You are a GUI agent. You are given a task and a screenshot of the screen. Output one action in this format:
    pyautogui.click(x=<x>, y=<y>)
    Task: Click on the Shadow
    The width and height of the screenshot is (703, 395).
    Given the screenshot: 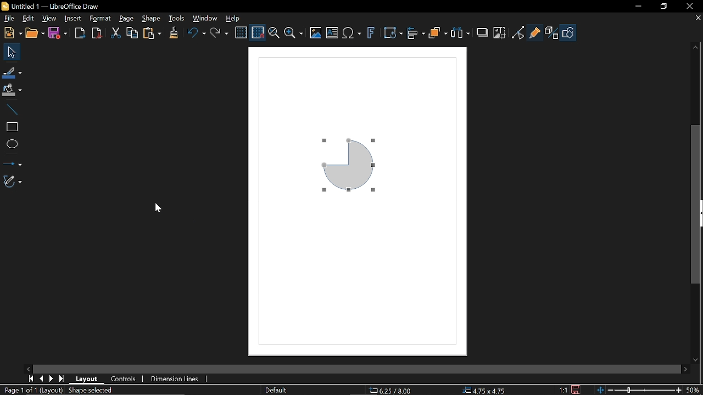 What is the action you would take?
    pyautogui.click(x=484, y=33)
    